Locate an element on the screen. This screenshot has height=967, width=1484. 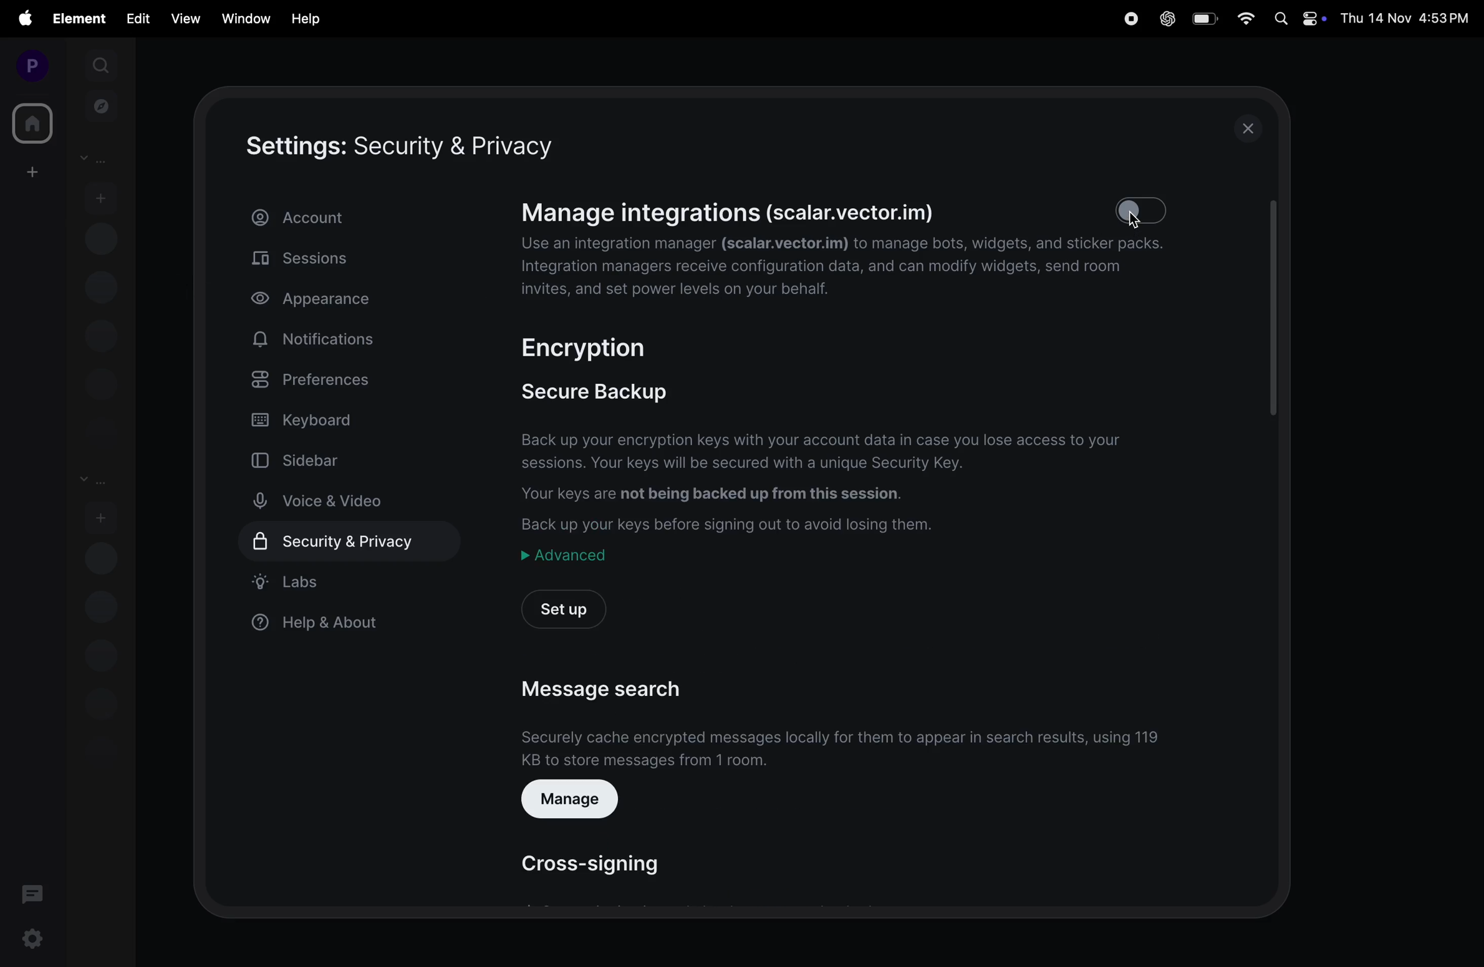
settings is located at coordinates (32, 939).